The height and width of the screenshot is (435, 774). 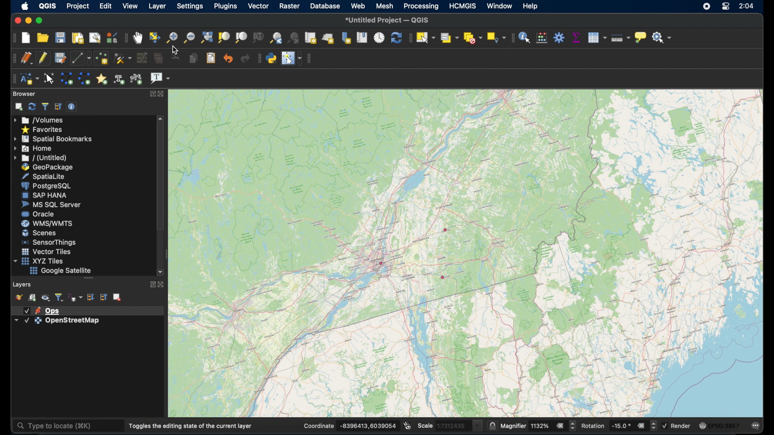 I want to click on toggle editing, so click(x=42, y=58).